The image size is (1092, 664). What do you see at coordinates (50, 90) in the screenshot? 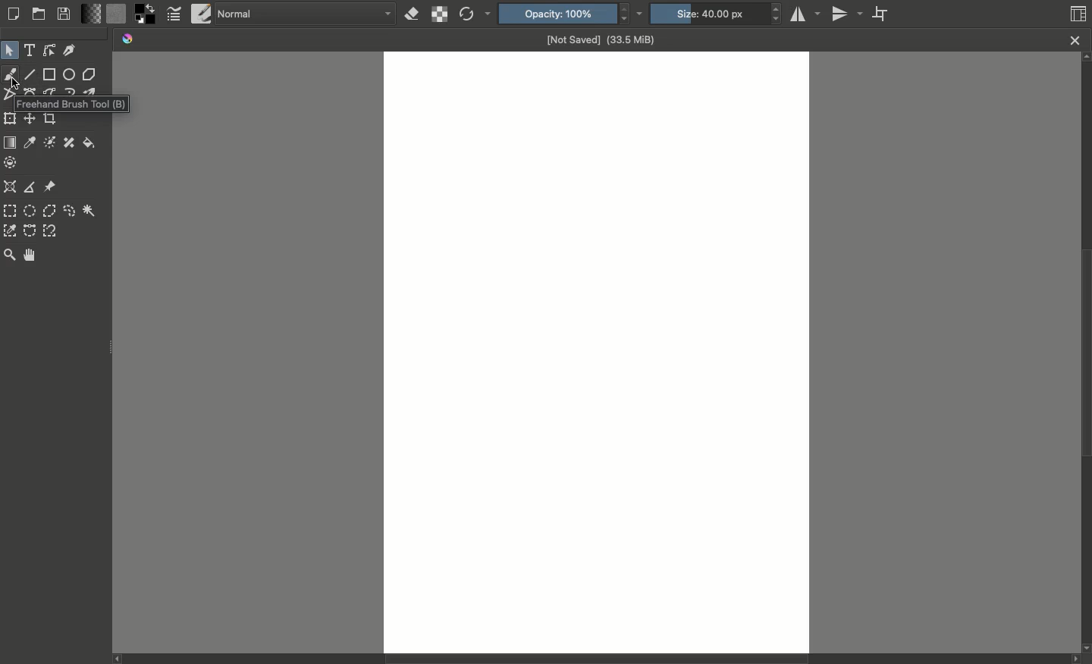
I see `Freehand path` at bounding box center [50, 90].